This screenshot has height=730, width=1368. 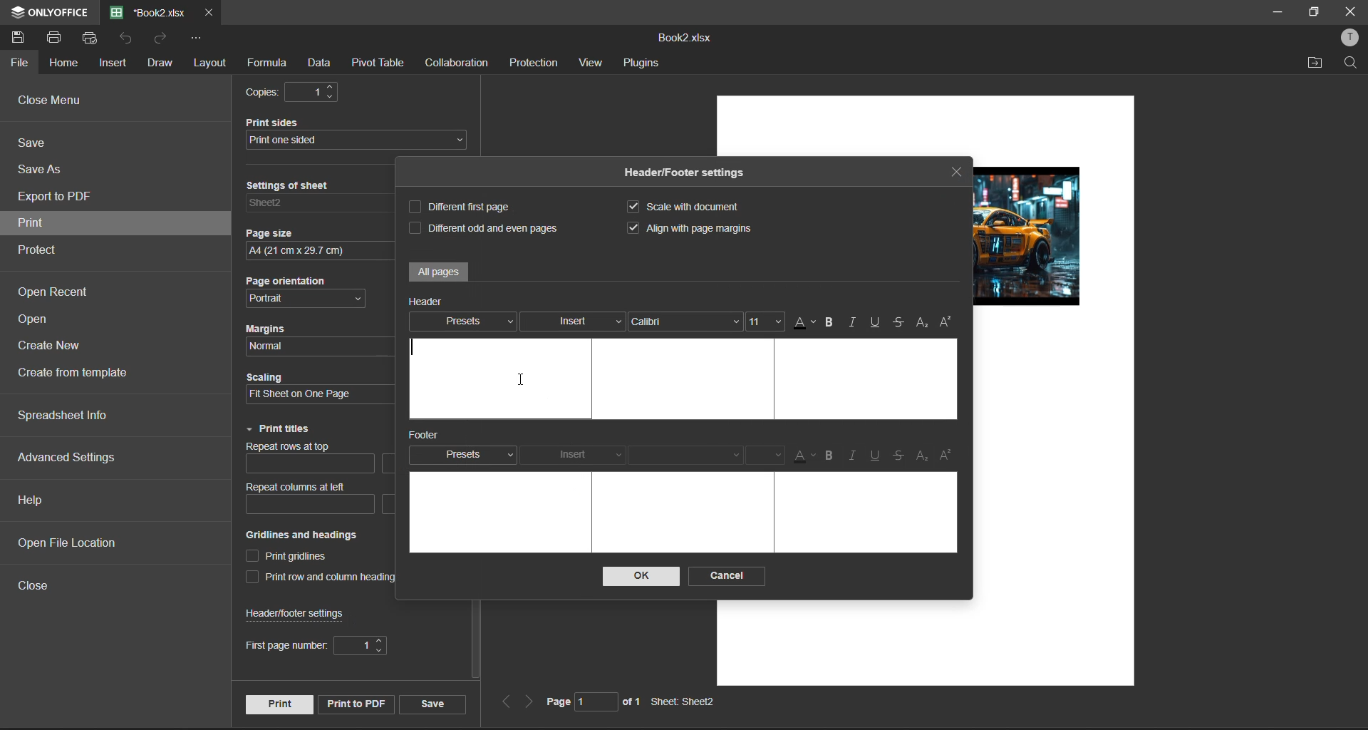 I want to click on settings of sheet, so click(x=316, y=199).